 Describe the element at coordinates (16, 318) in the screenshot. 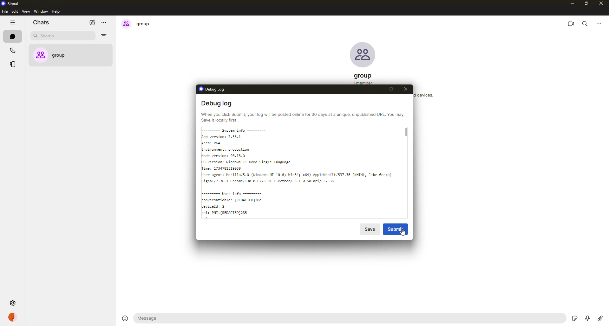

I see `profile` at that location.